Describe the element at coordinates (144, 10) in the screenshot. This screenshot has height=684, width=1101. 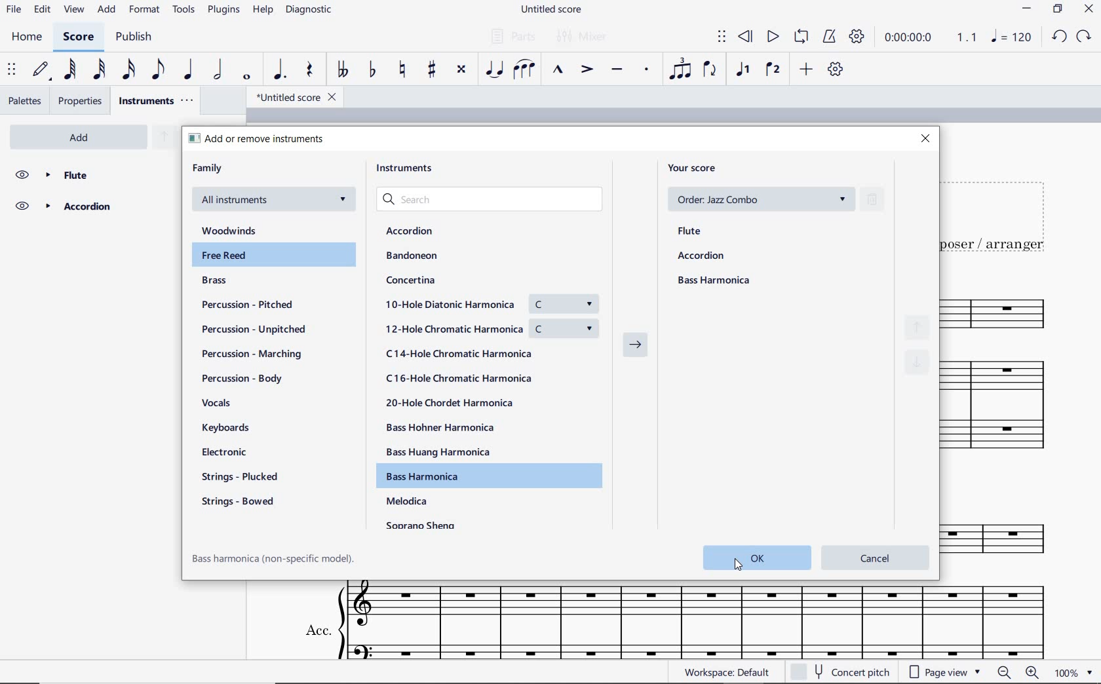
I see `FORMAT` at that location.